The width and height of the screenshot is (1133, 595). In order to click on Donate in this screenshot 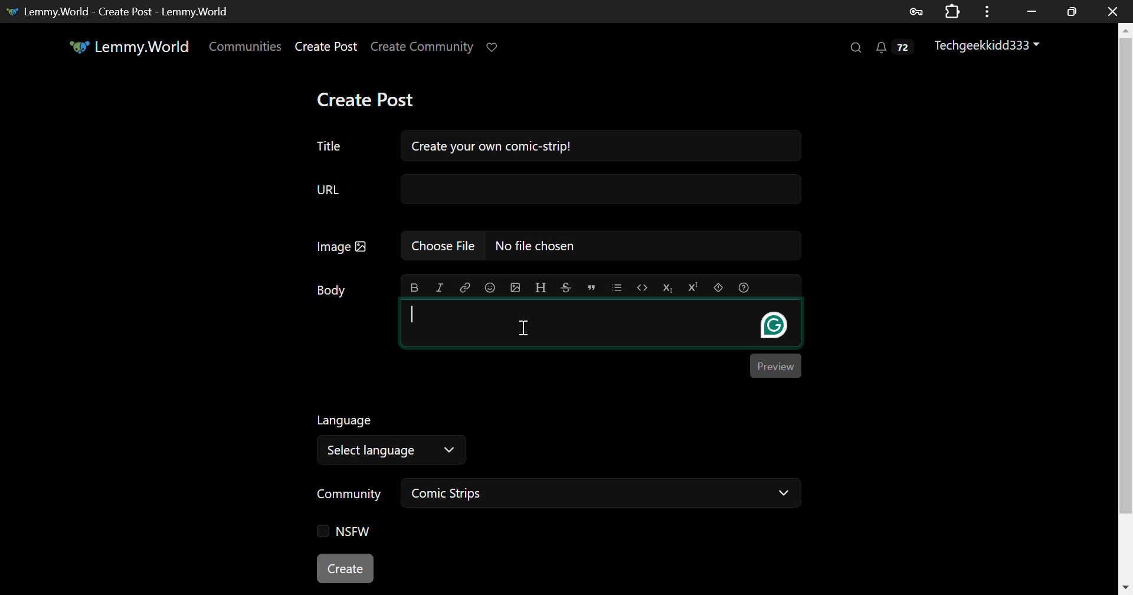, I will do `click(496, 46)`.